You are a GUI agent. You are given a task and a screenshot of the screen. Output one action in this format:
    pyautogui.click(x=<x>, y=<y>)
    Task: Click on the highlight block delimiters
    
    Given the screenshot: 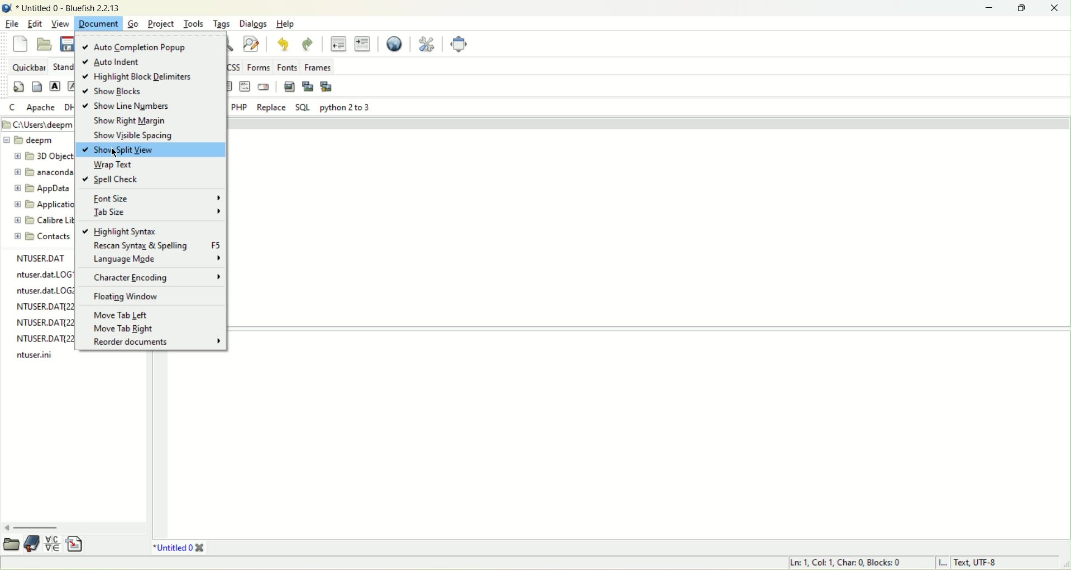 What is the action you would take?
    pyautogui.click(x=137, y=78)
    